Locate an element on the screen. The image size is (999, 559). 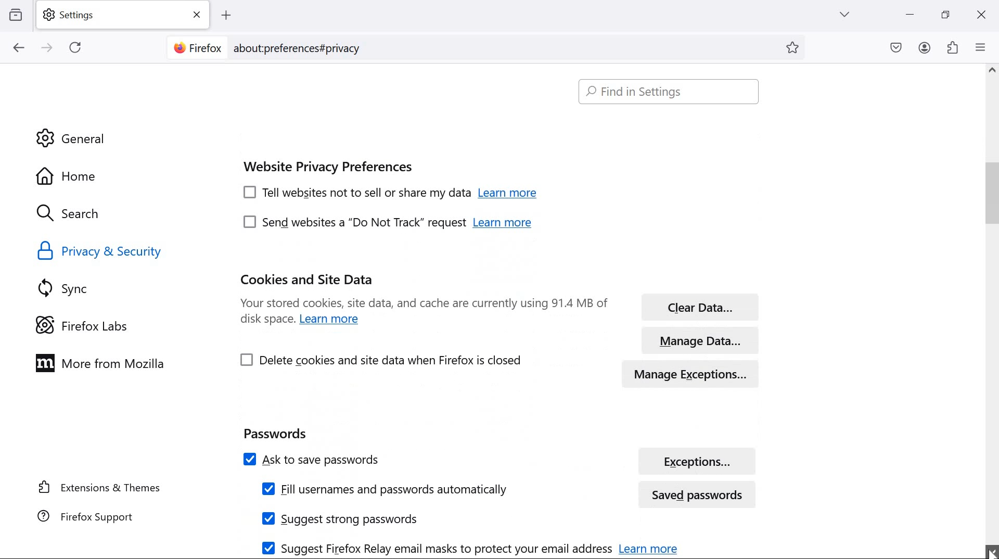
Fill usernames and passwords automatically is located at coordinates (389, 488).